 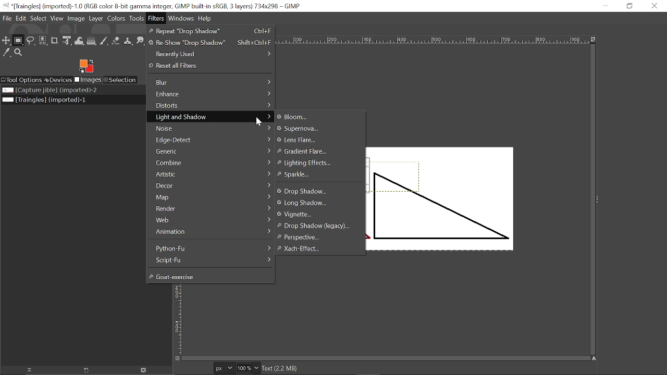 I want to click on Text (2.2 MB), so click(x=359, y=368).